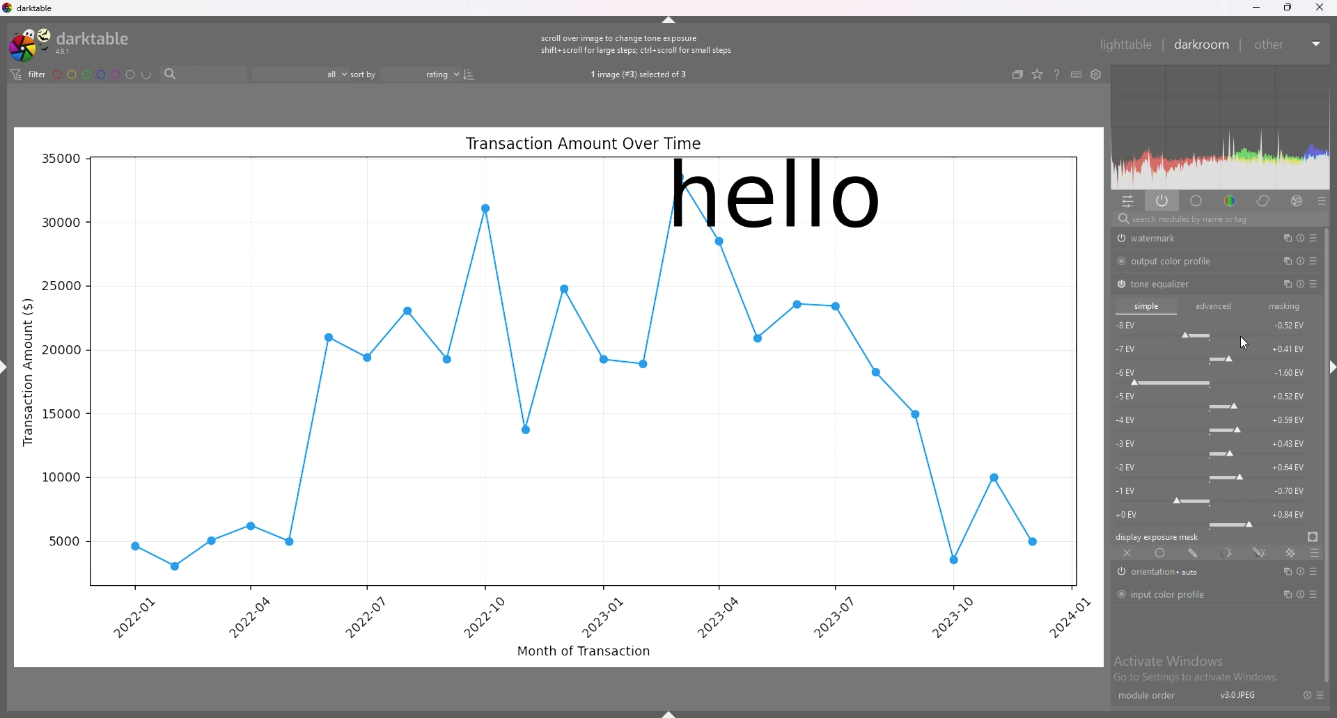  What do you see at coordinates (588, 409) in the screenshot?
I see `graph line` at bounding box center [588, 409].